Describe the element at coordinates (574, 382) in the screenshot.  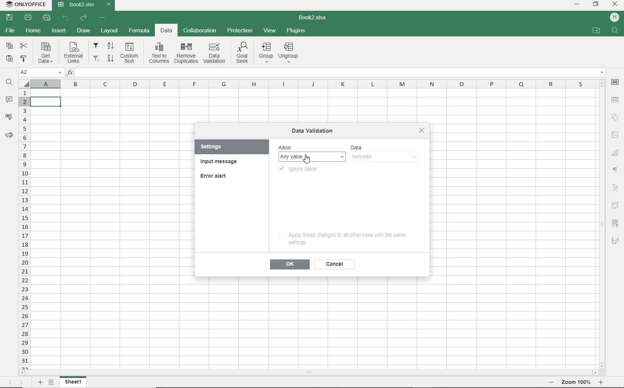
I see `ZOOM OUT OR ZOOM IN` at that location.